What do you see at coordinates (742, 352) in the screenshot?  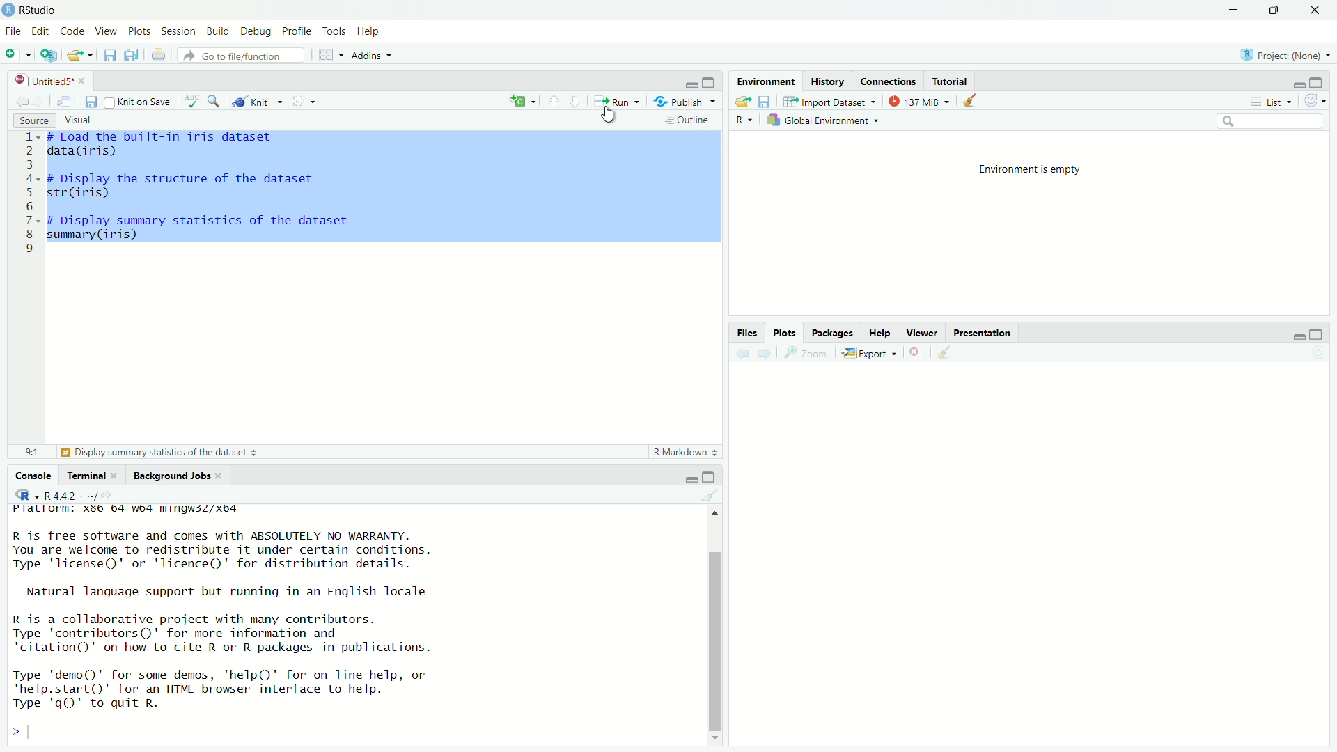 I see `Previous plot` at bounding box center [742, 352].